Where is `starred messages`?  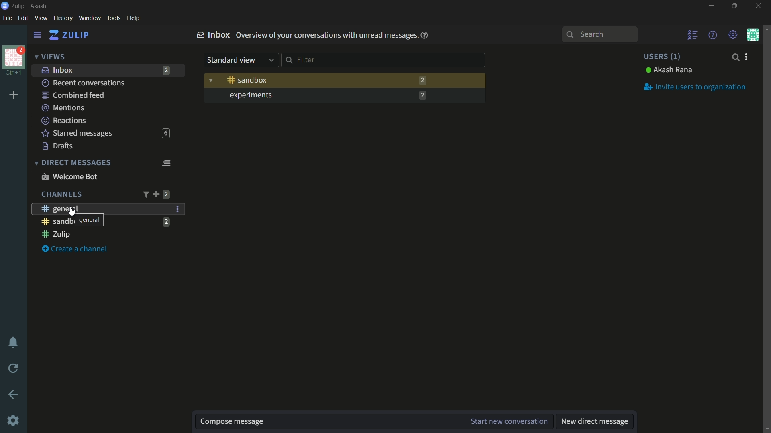 starred messages is located at coordinates (77, 134).